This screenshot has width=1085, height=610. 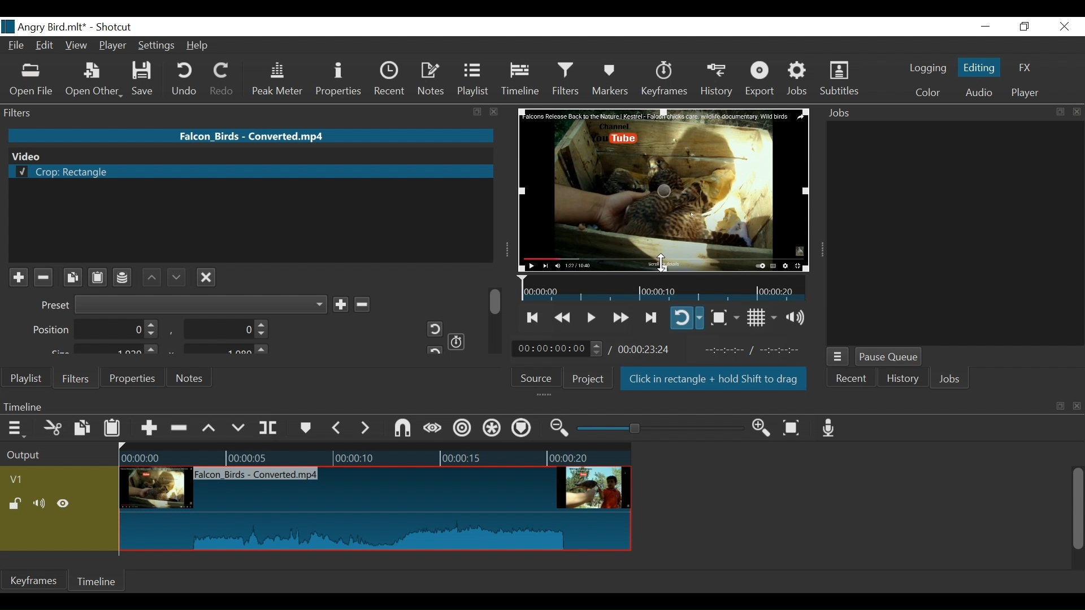 I want to click on Split at playhead, so click(x=268, y=428).